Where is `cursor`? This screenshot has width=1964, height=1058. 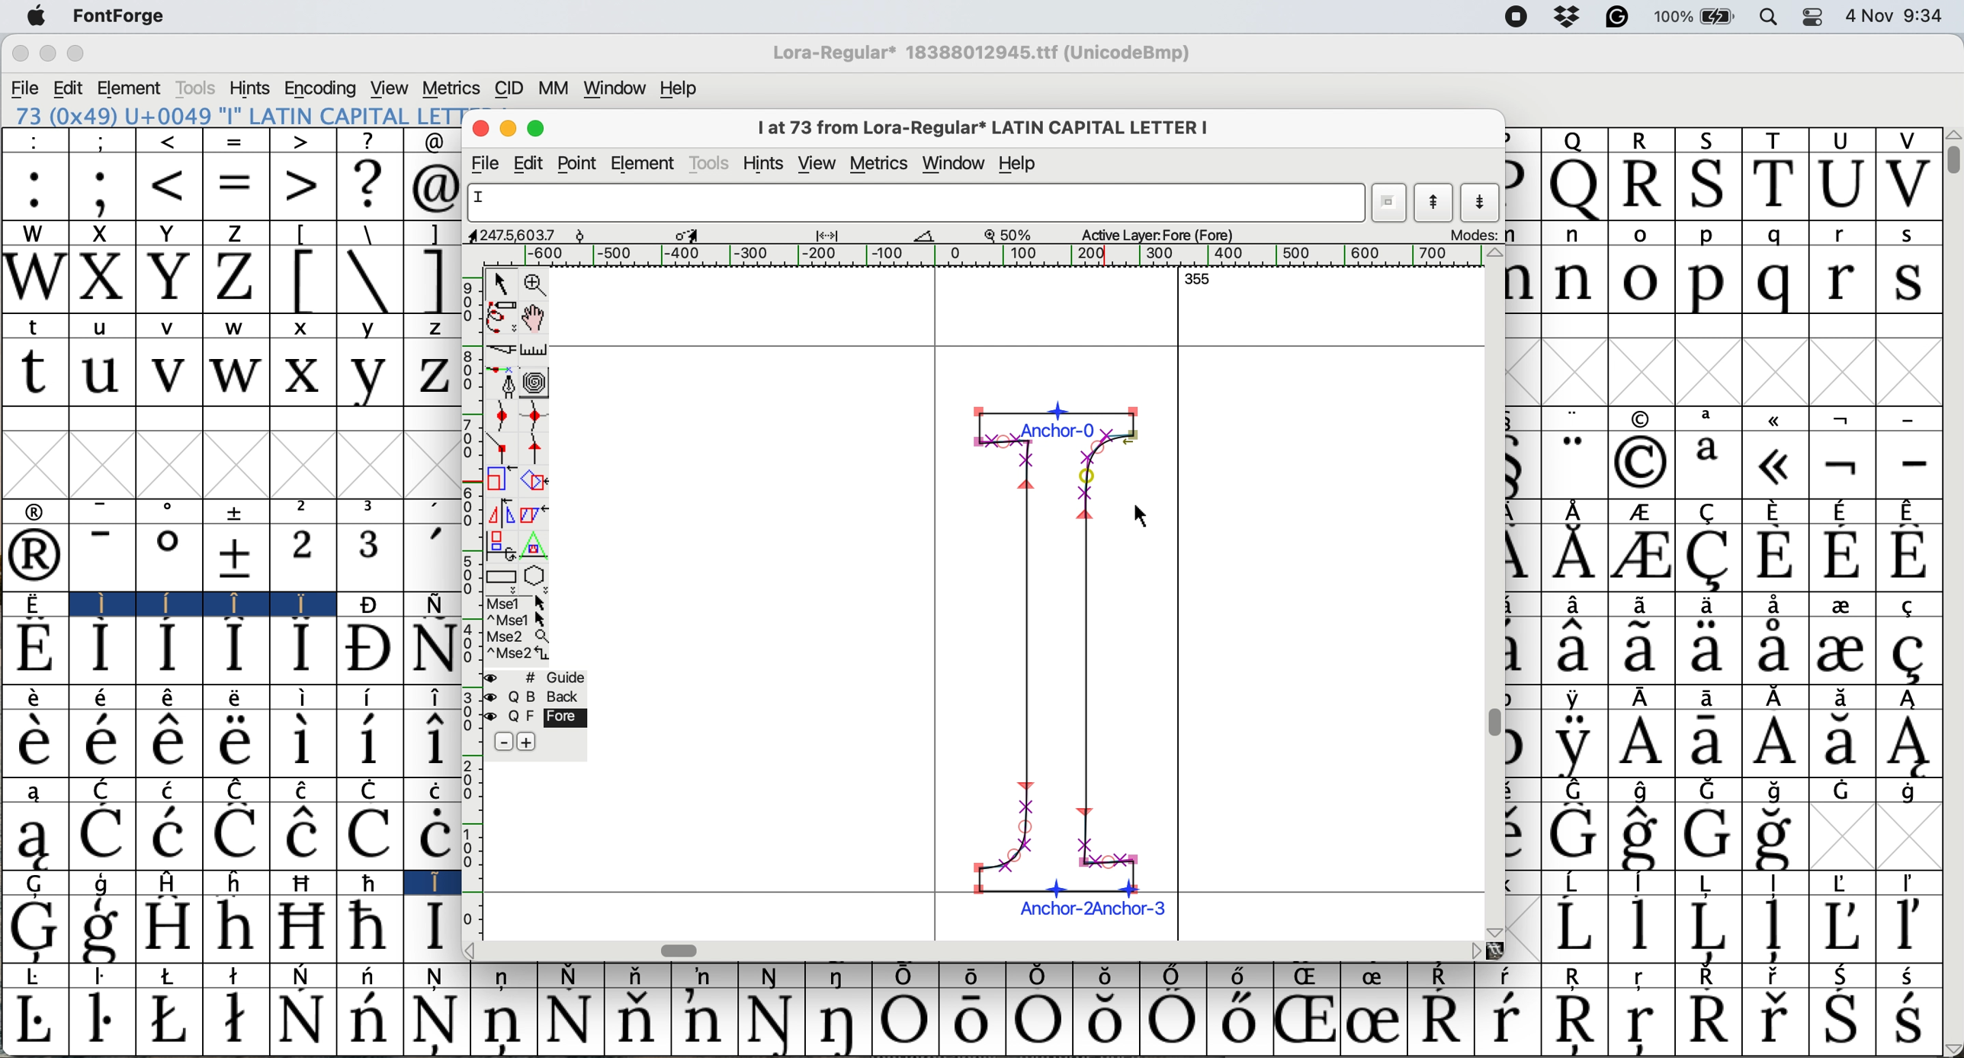
cursor is located at coordinates (1149, 517).